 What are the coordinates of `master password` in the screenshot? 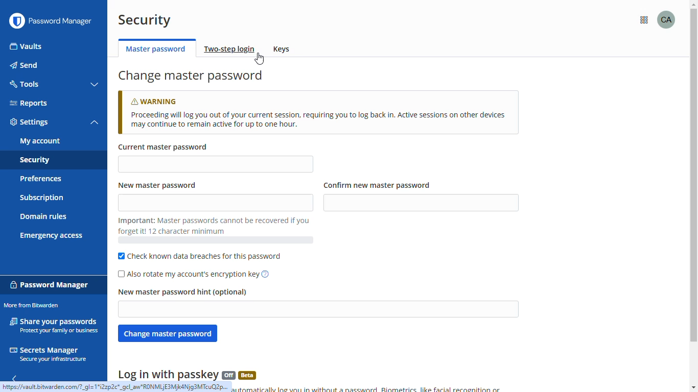 It's located at (156, 50).